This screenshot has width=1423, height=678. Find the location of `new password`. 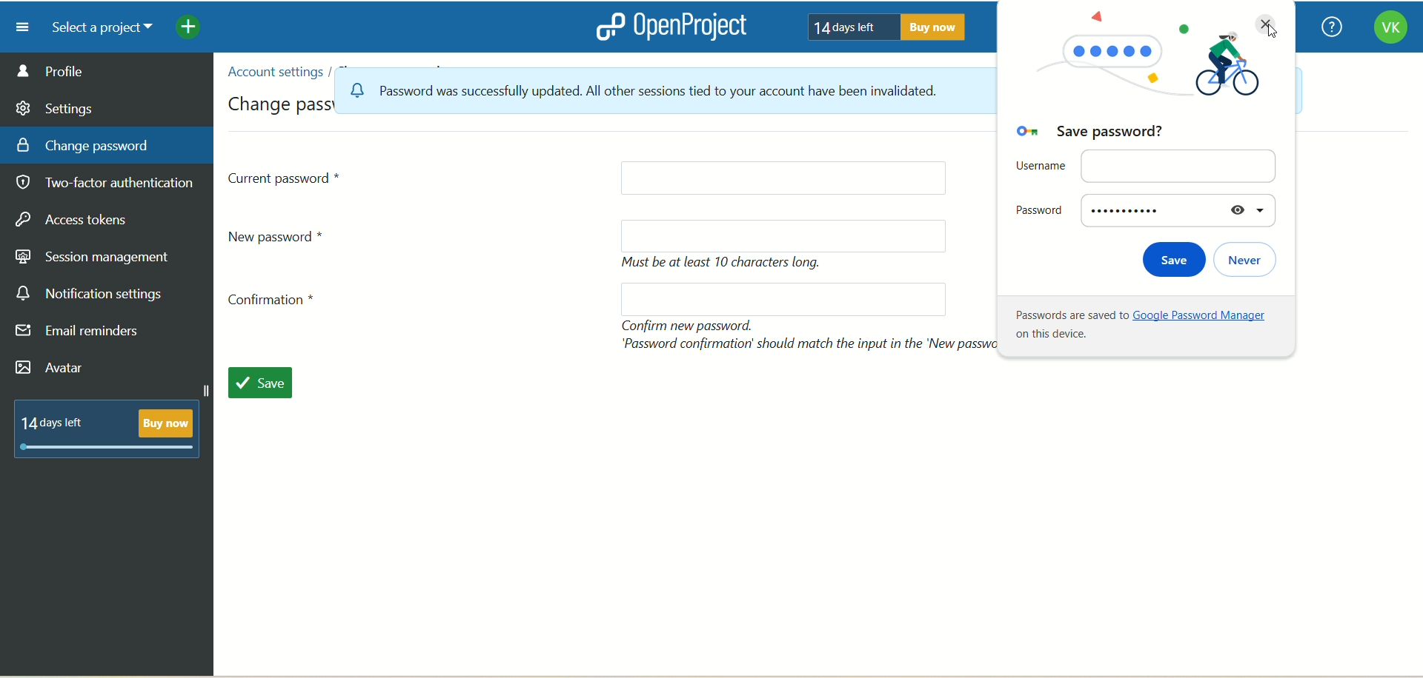

new password is located at coordinates (784, 235).